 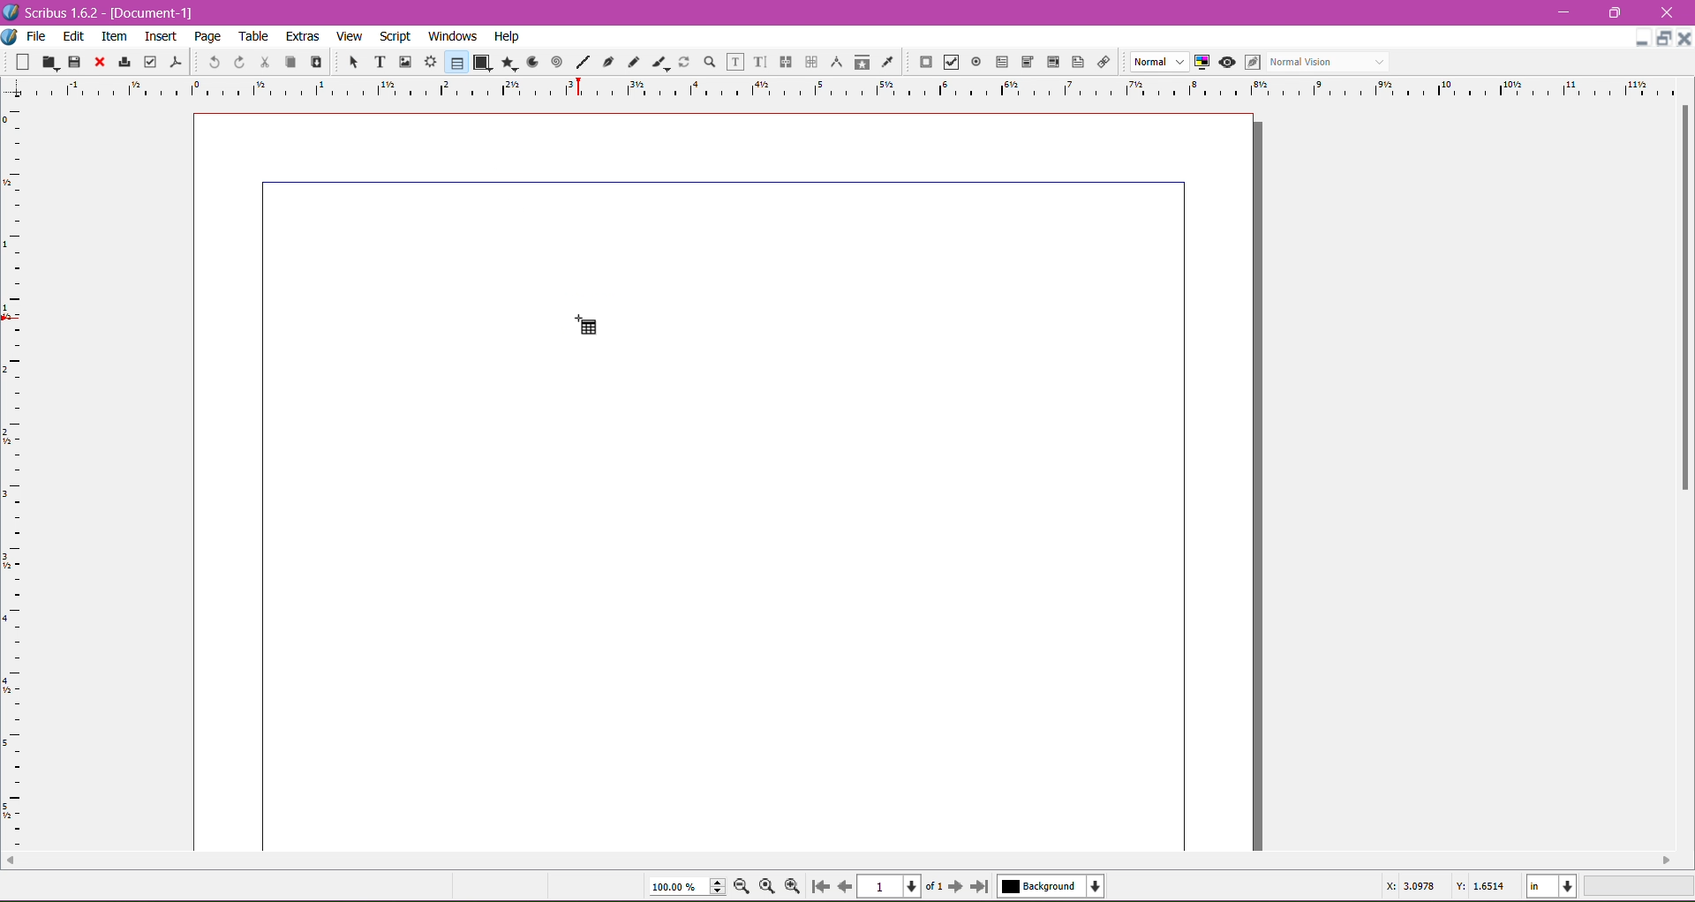 What do you see at coordinates (430, 62) in the screenshot?
I see `Render Frame` at bounding box center [430, 62].